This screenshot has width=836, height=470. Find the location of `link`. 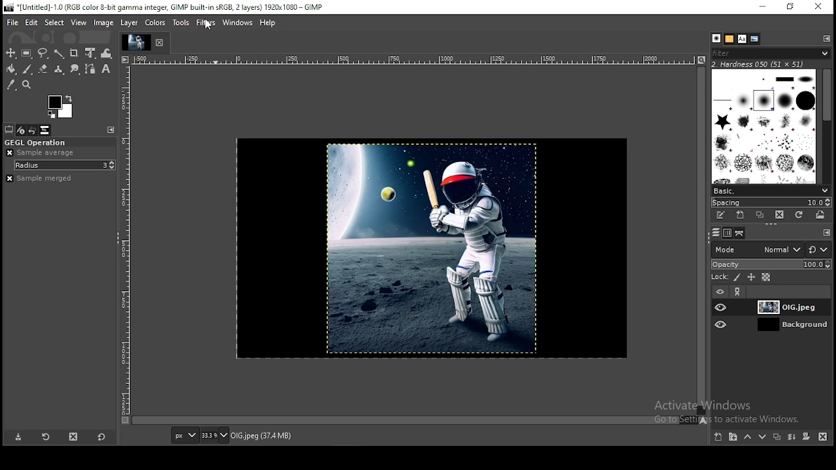

link is located at coordinates (740, 291).